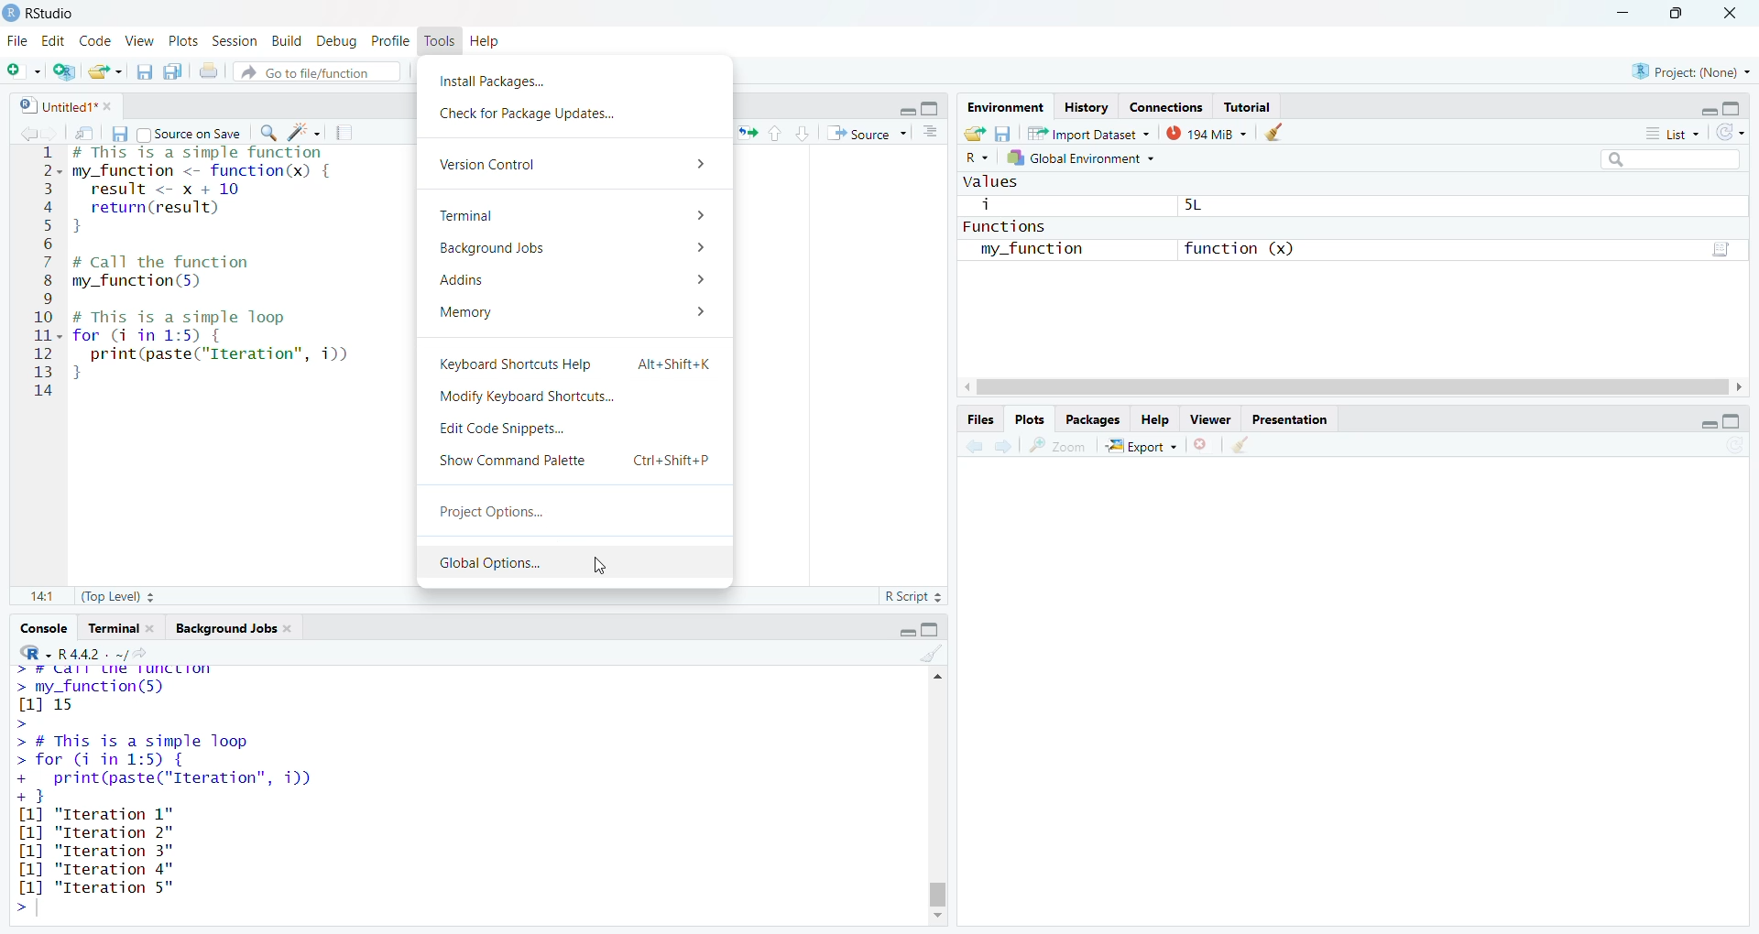 The height and width of the screenshot is (934, 1759). I want to click on clear all plots, so click(1246, 445).